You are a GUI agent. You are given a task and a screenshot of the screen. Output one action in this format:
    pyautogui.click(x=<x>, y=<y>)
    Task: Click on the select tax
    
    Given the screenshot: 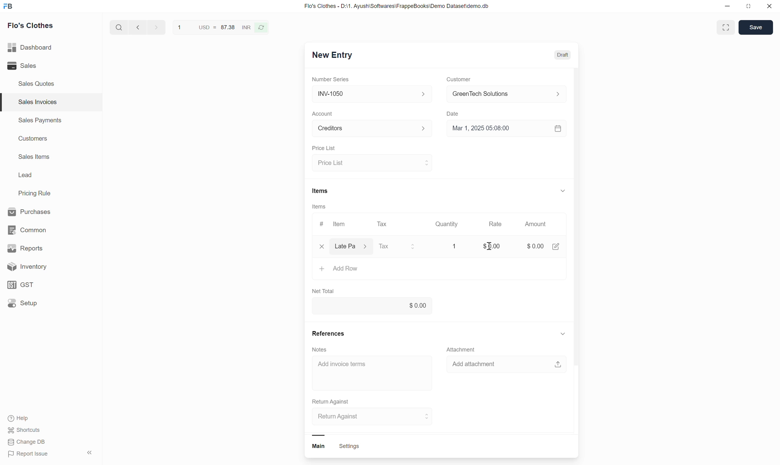 What is the action you would take?
    pyautogui.click(x=398, y=246)
    